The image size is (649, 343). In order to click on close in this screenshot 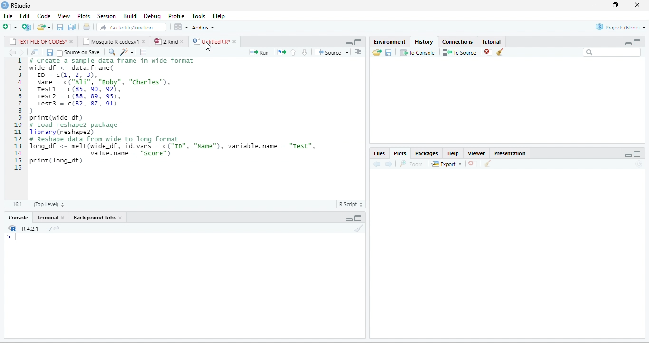, I will do `click(64, 218)`.